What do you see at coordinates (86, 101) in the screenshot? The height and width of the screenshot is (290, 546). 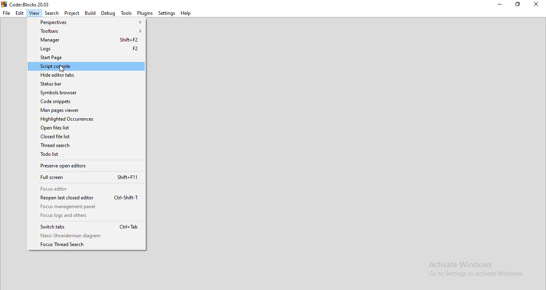 I see `Code snippets` at bounding box center [86, 101].